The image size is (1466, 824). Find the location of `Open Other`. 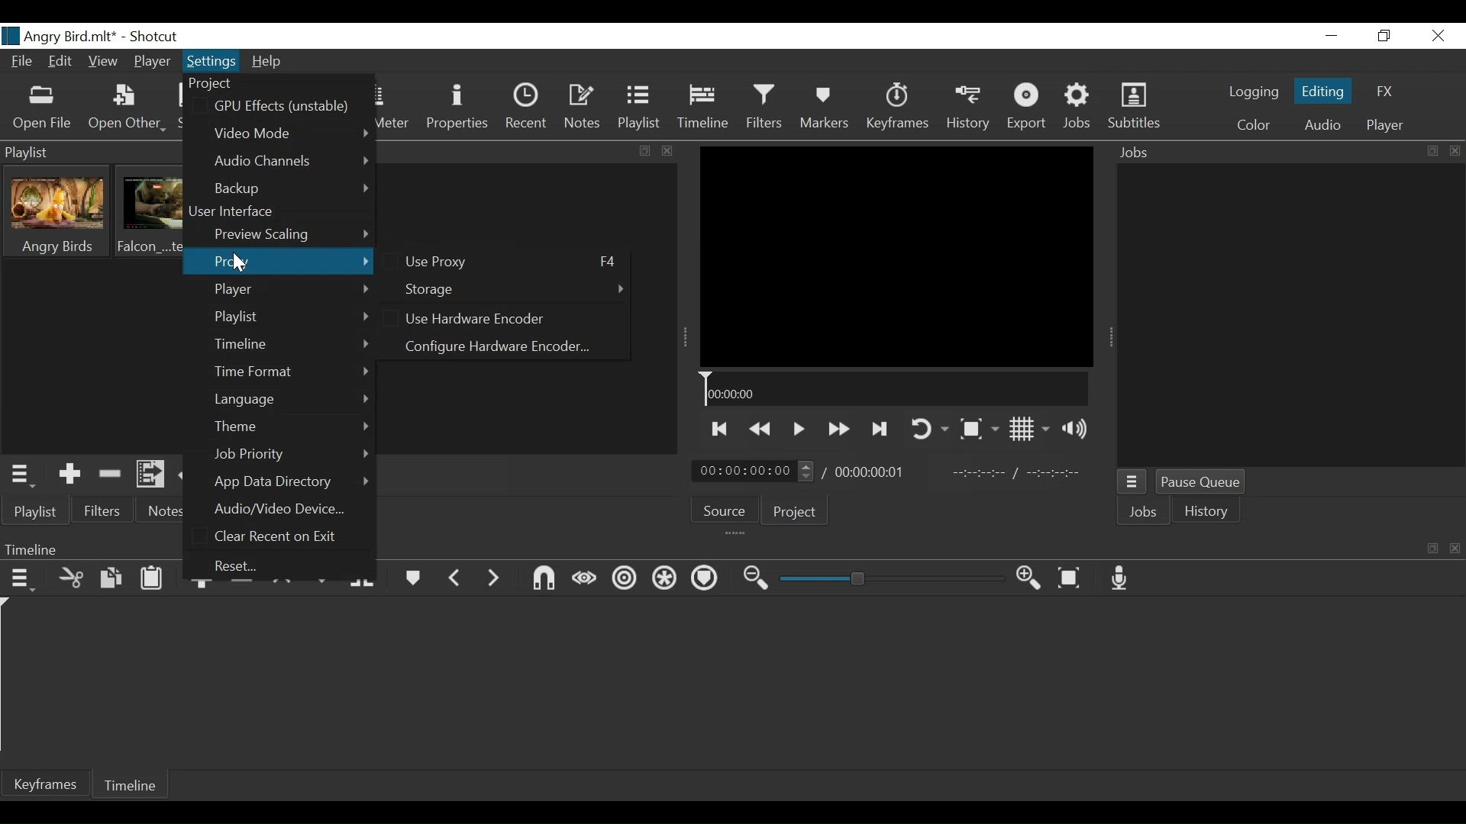

Open Other is located at coordinates (126, 109).